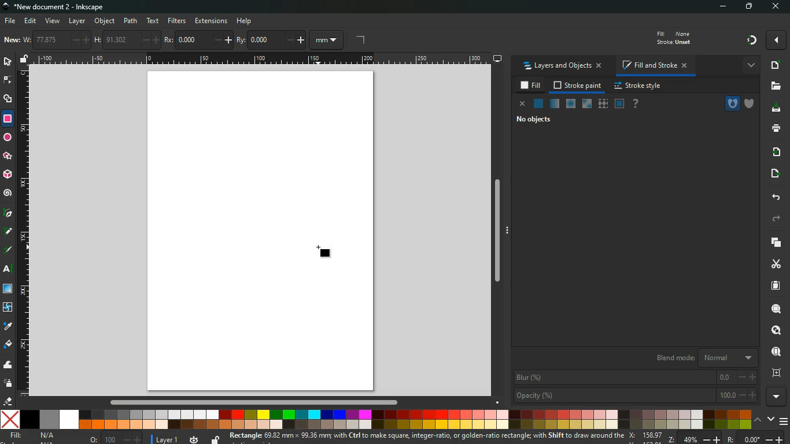 Image resolution: width=790 pixels, height=444 pixels. I want to click on close, so click(521, 105).